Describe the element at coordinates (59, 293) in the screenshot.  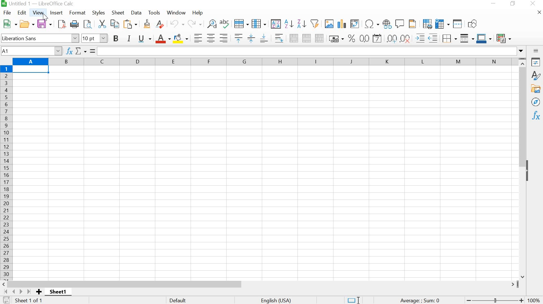
I see `SHEET` at that location.